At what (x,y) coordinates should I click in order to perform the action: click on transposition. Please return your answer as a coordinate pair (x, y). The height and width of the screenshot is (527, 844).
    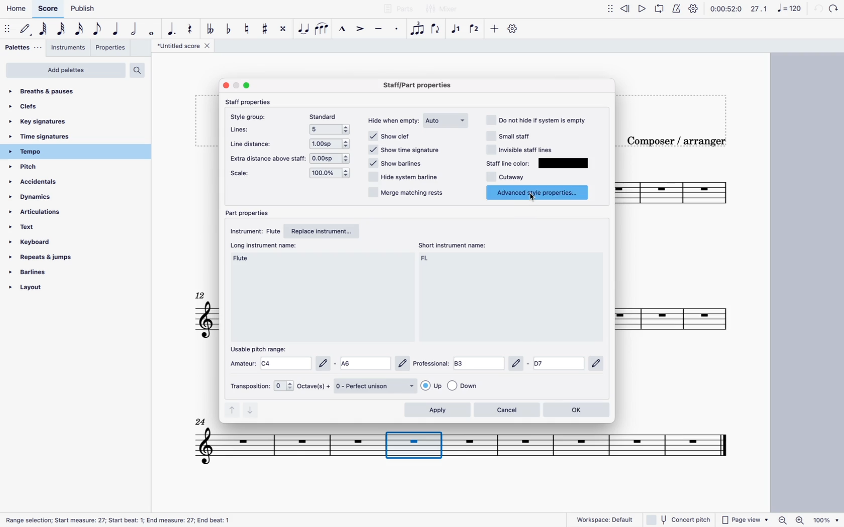
    Looking at the image, I should click on (248, 387).